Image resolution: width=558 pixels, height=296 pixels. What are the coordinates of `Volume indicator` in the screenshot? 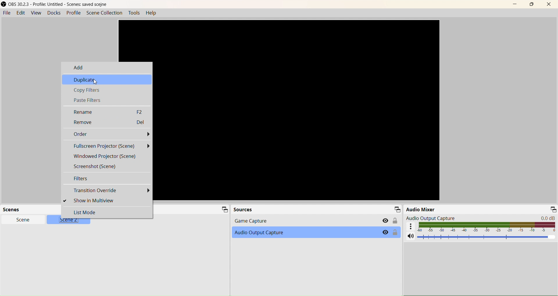 It's located at (487, 227).